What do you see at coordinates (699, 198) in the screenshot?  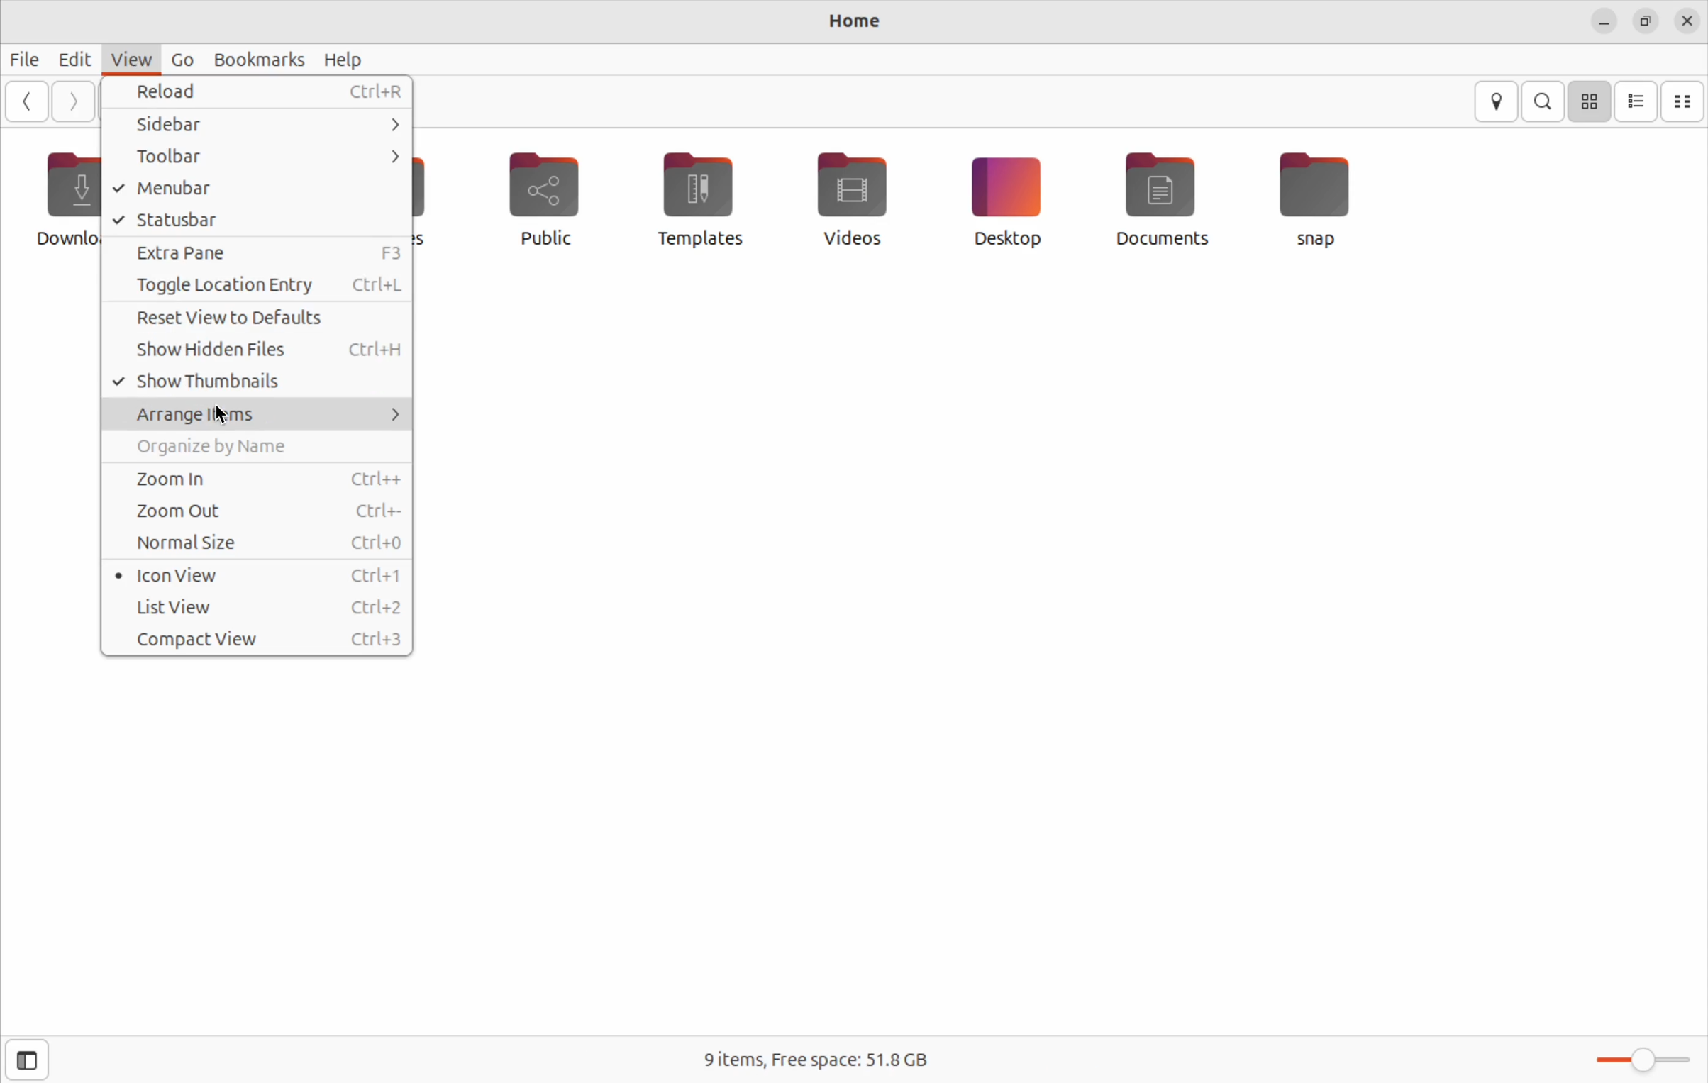 I see `templates` at bounding box center [699, 198].